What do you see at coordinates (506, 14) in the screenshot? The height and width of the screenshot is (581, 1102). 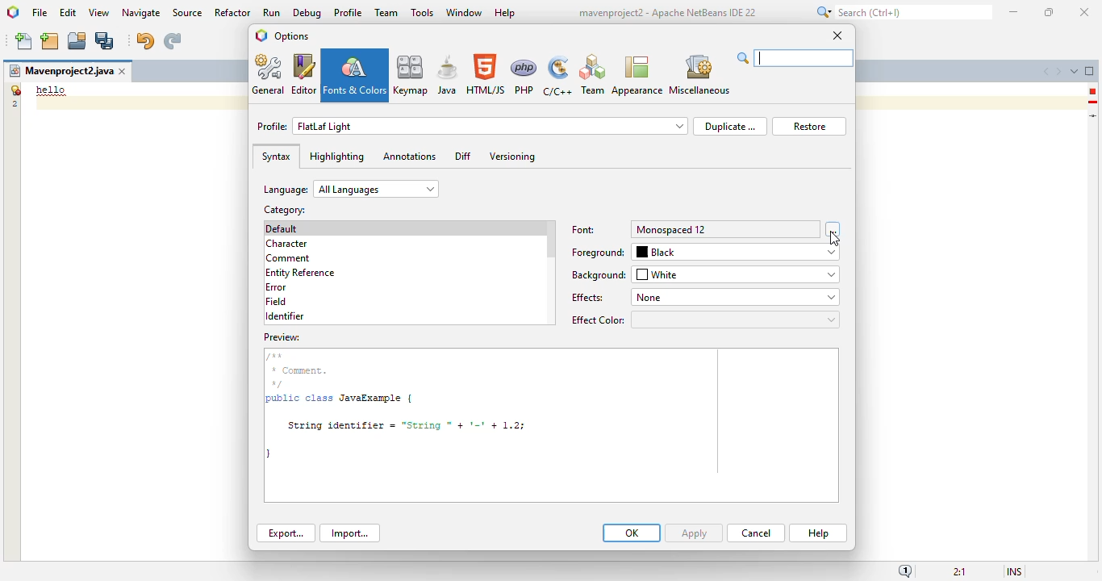 I see `help` at bounding box center [506, 14].